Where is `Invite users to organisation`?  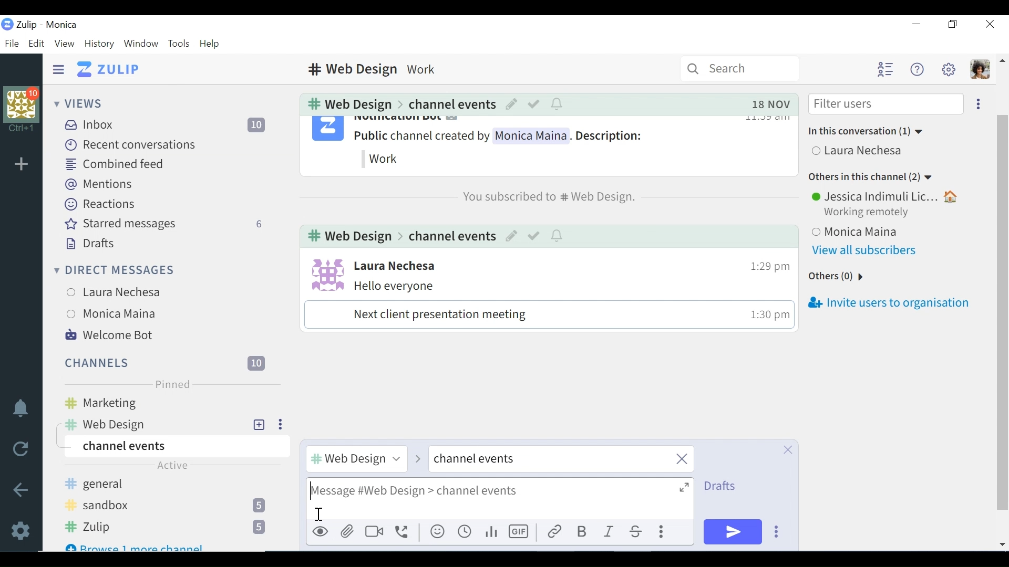
Invite users to organisation is located at coordinates (888, 304).